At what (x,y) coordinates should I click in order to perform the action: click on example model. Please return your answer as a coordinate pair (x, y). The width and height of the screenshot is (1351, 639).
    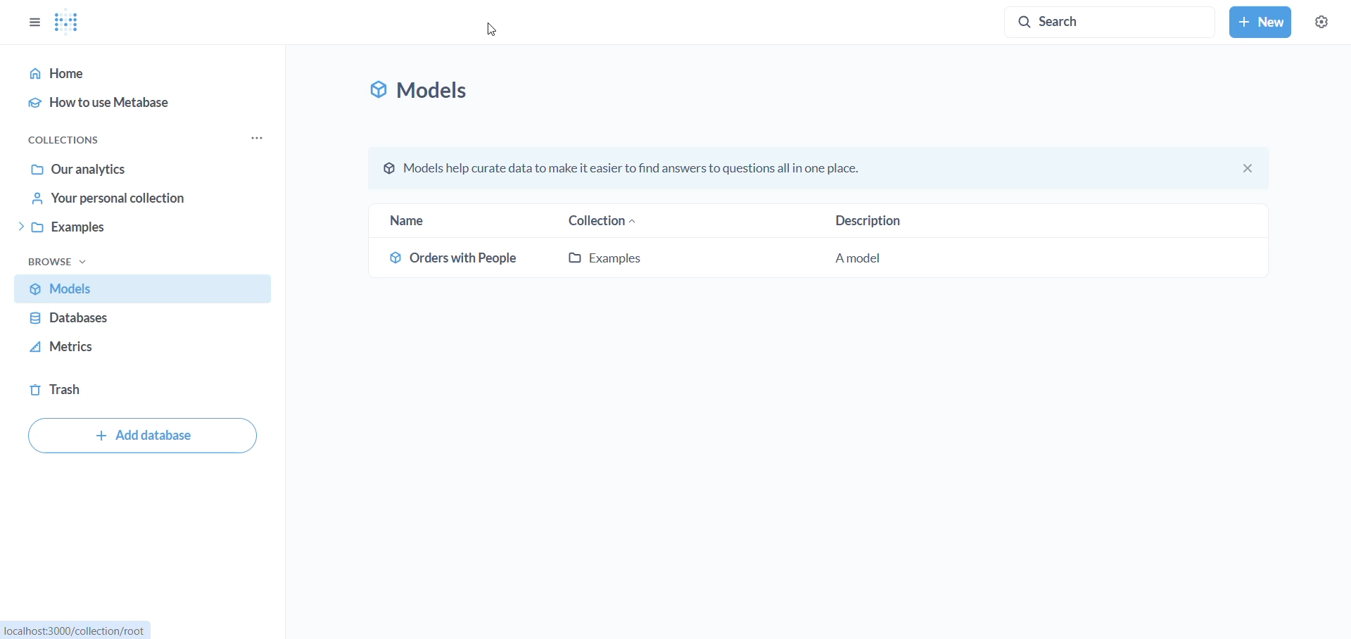
    Looking at the image, I should click on (673, 258).